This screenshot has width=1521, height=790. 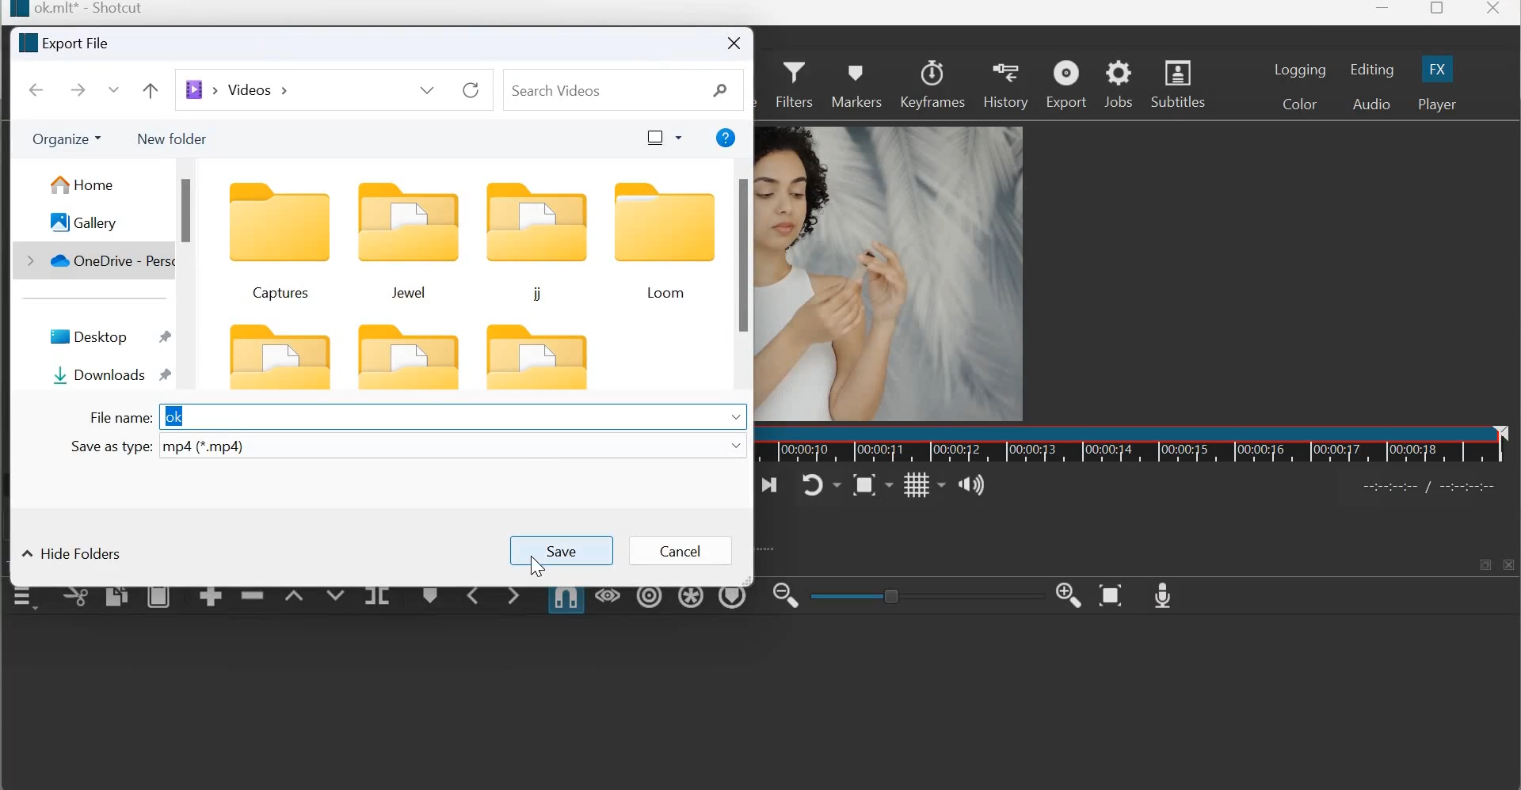 I want to click on Toggle player looping, so click(x=821, y=484).